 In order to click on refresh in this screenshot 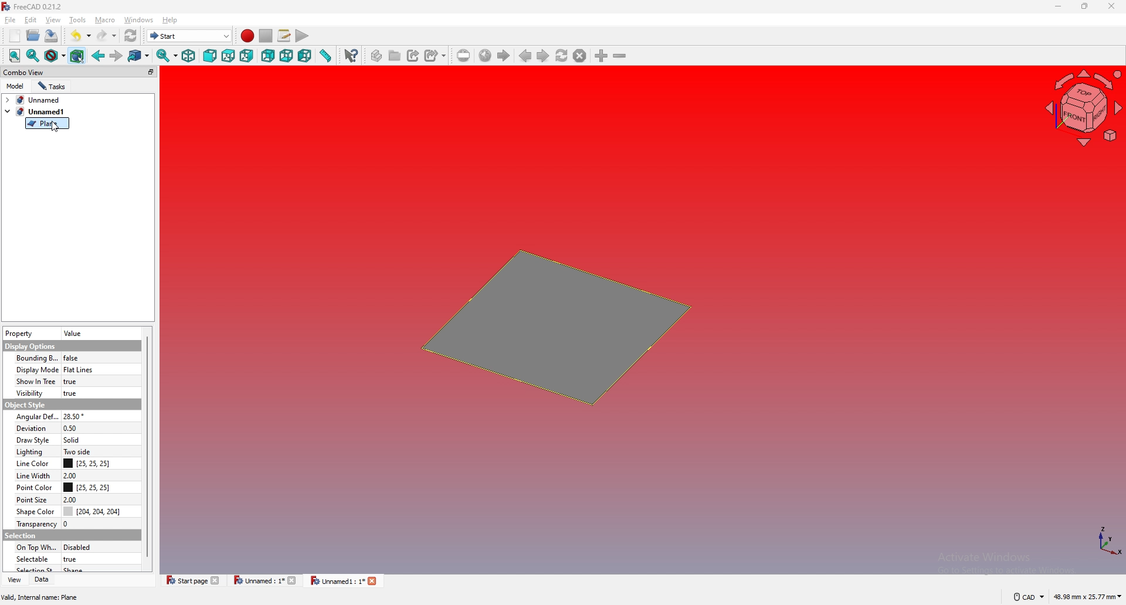, I will do `click(131, 36)`.